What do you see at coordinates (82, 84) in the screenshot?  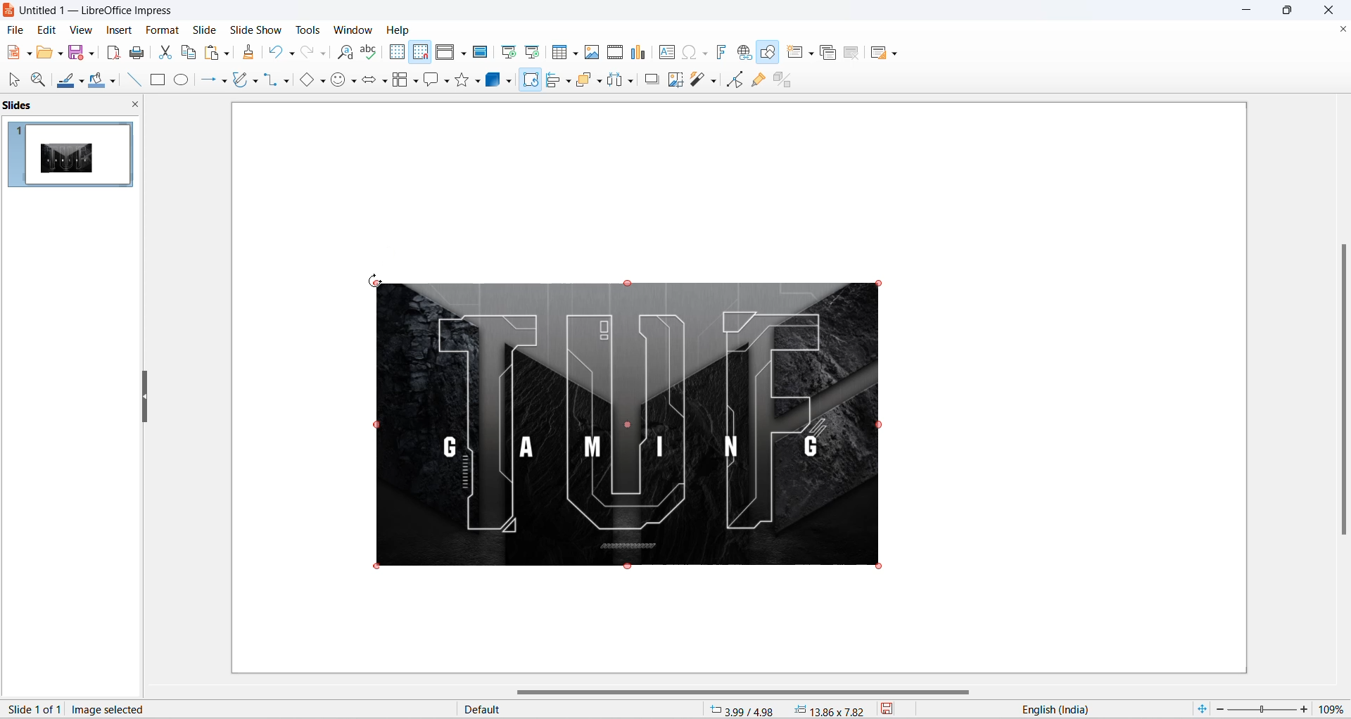 I see `line color options` at bounding box center [82, 84].